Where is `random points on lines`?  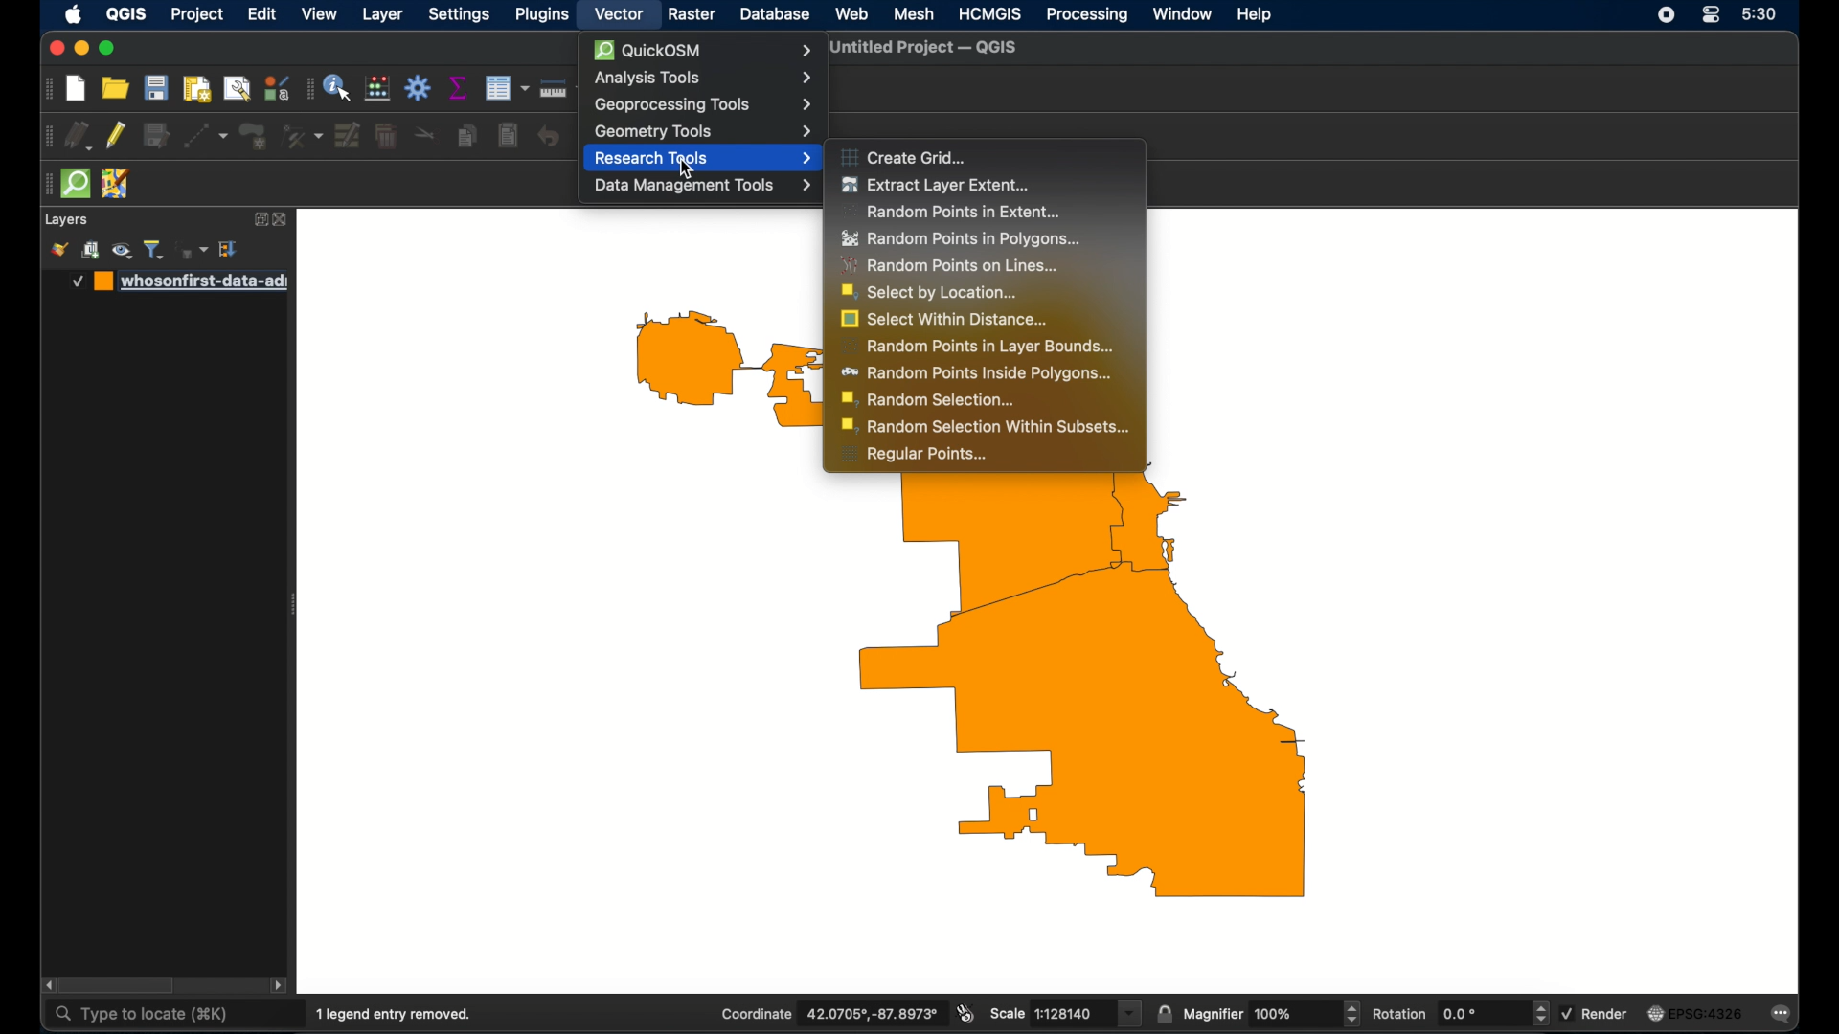
random points on lines is located at coordinates (951, 266).